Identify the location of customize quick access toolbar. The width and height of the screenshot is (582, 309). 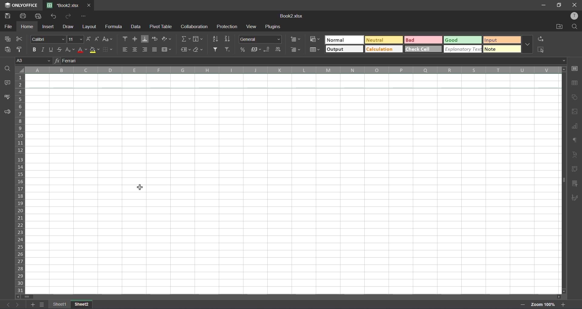
(85, 17).